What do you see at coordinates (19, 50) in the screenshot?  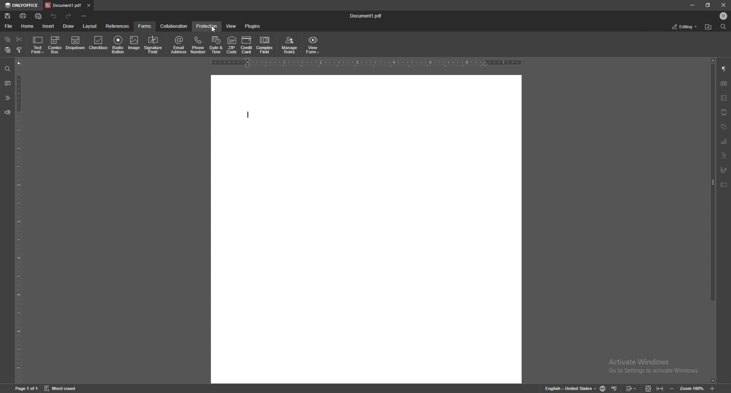 I see `copy style` at bounding box center [19, 50].